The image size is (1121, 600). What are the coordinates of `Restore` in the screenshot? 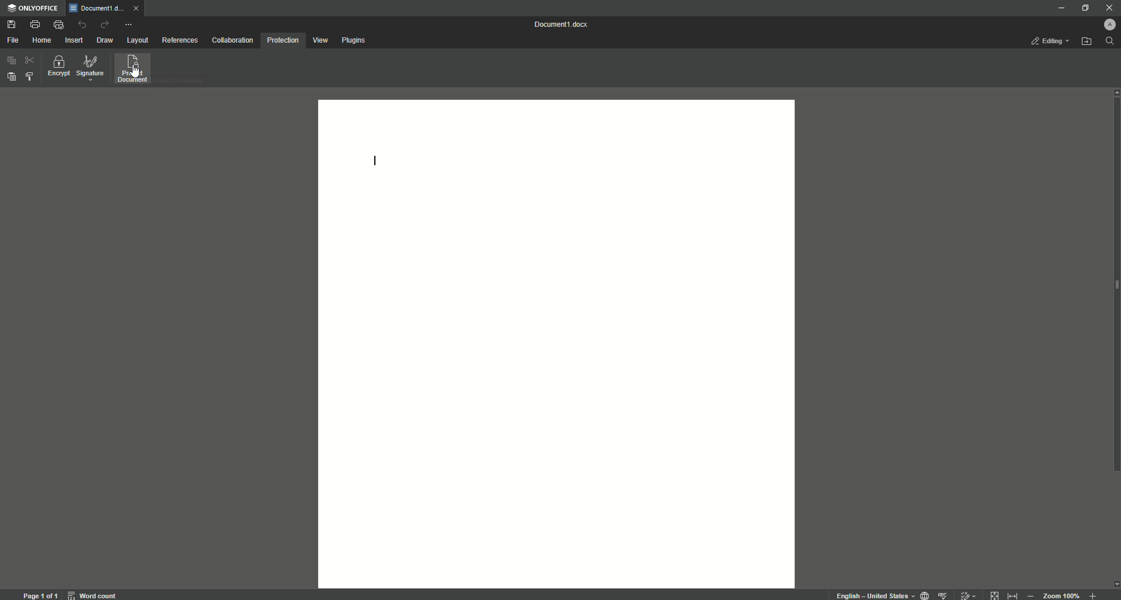 It's located at (1083, 8).